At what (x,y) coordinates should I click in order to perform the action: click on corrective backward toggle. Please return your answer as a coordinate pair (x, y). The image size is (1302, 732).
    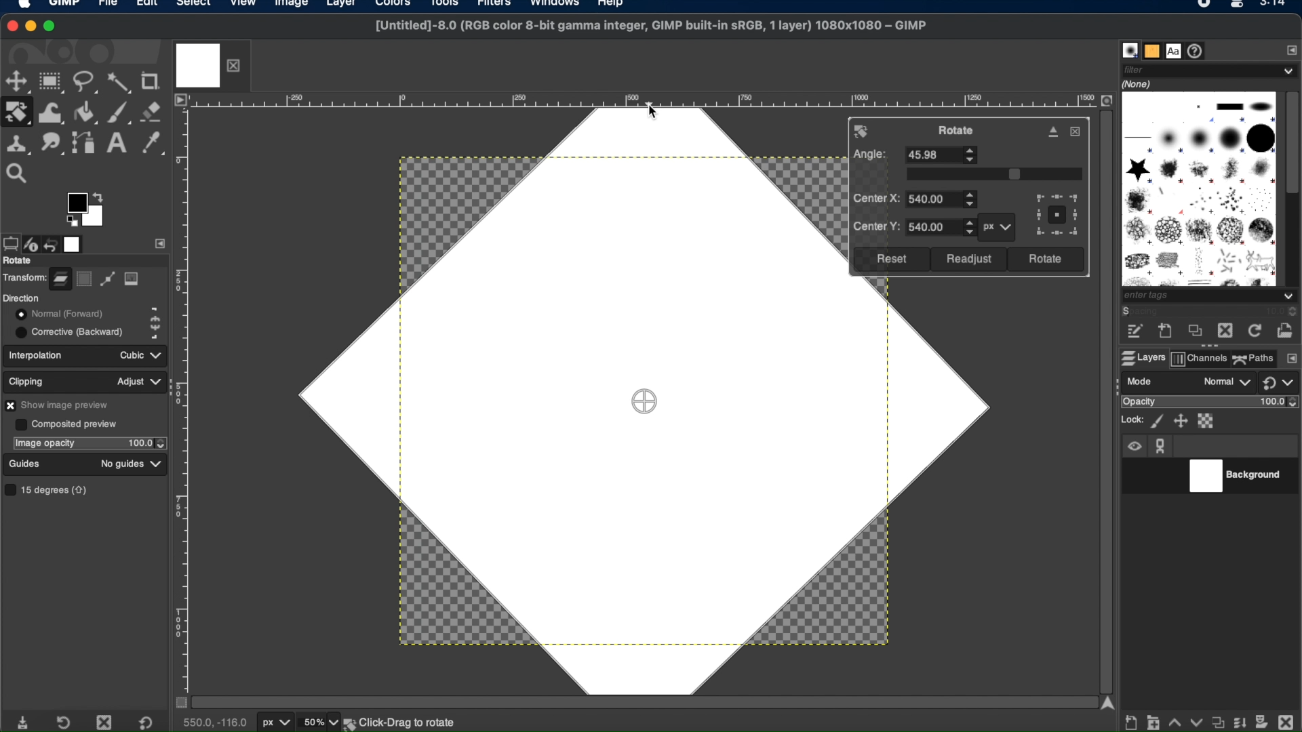
    Looking at the image, I should click on (71, 331).